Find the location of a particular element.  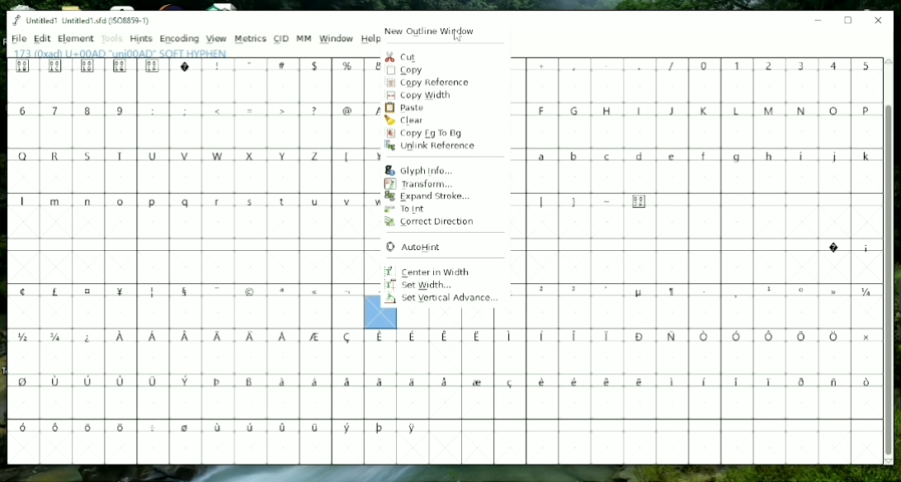

Symbols is located at coordinates (595, 201).